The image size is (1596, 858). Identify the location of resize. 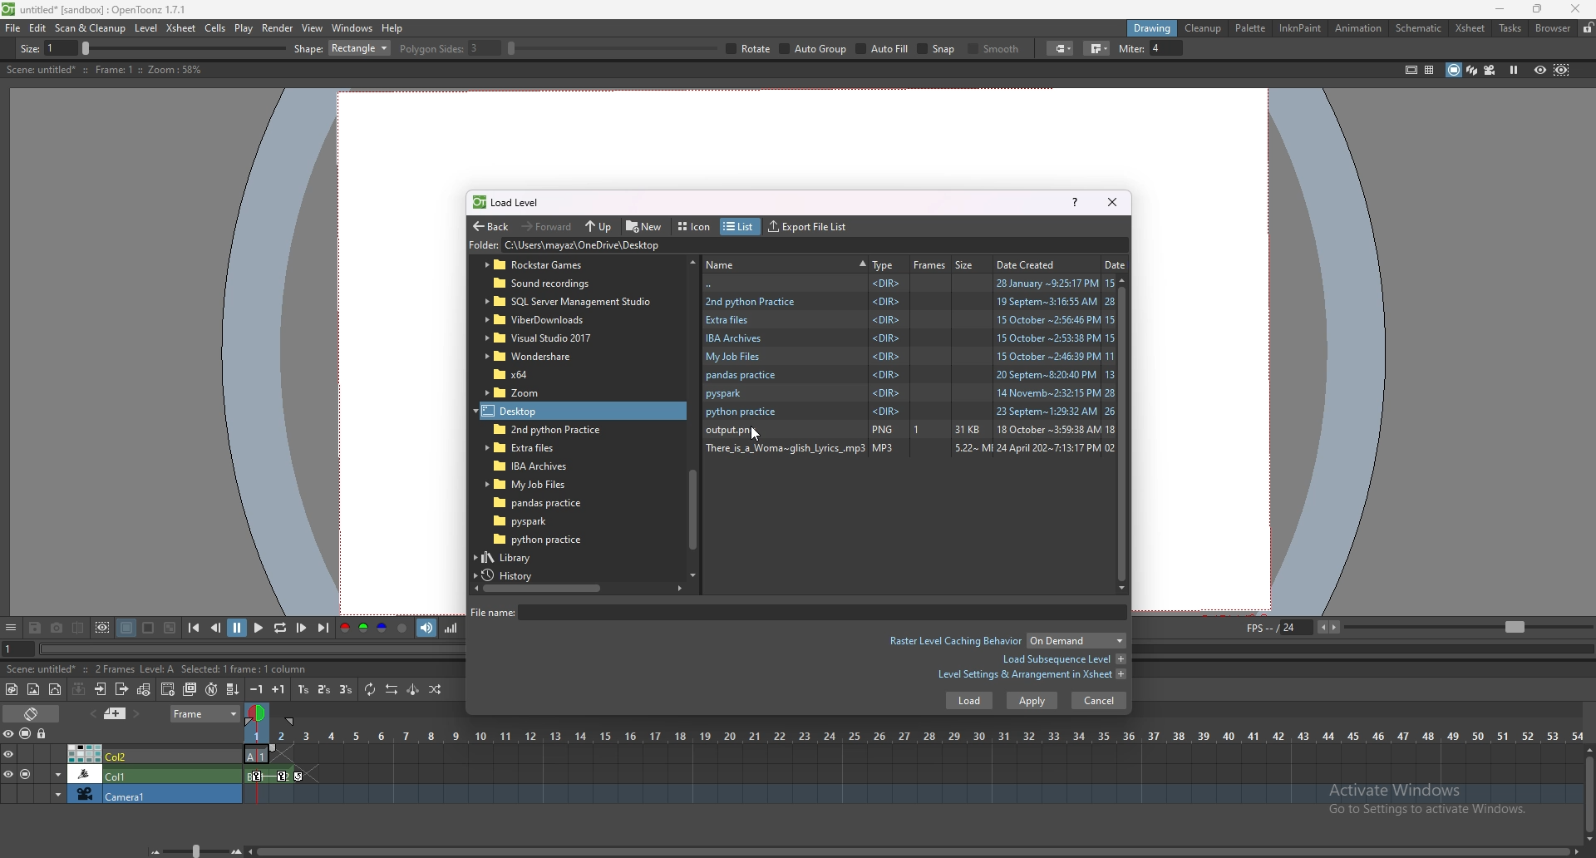
(1537, 10).